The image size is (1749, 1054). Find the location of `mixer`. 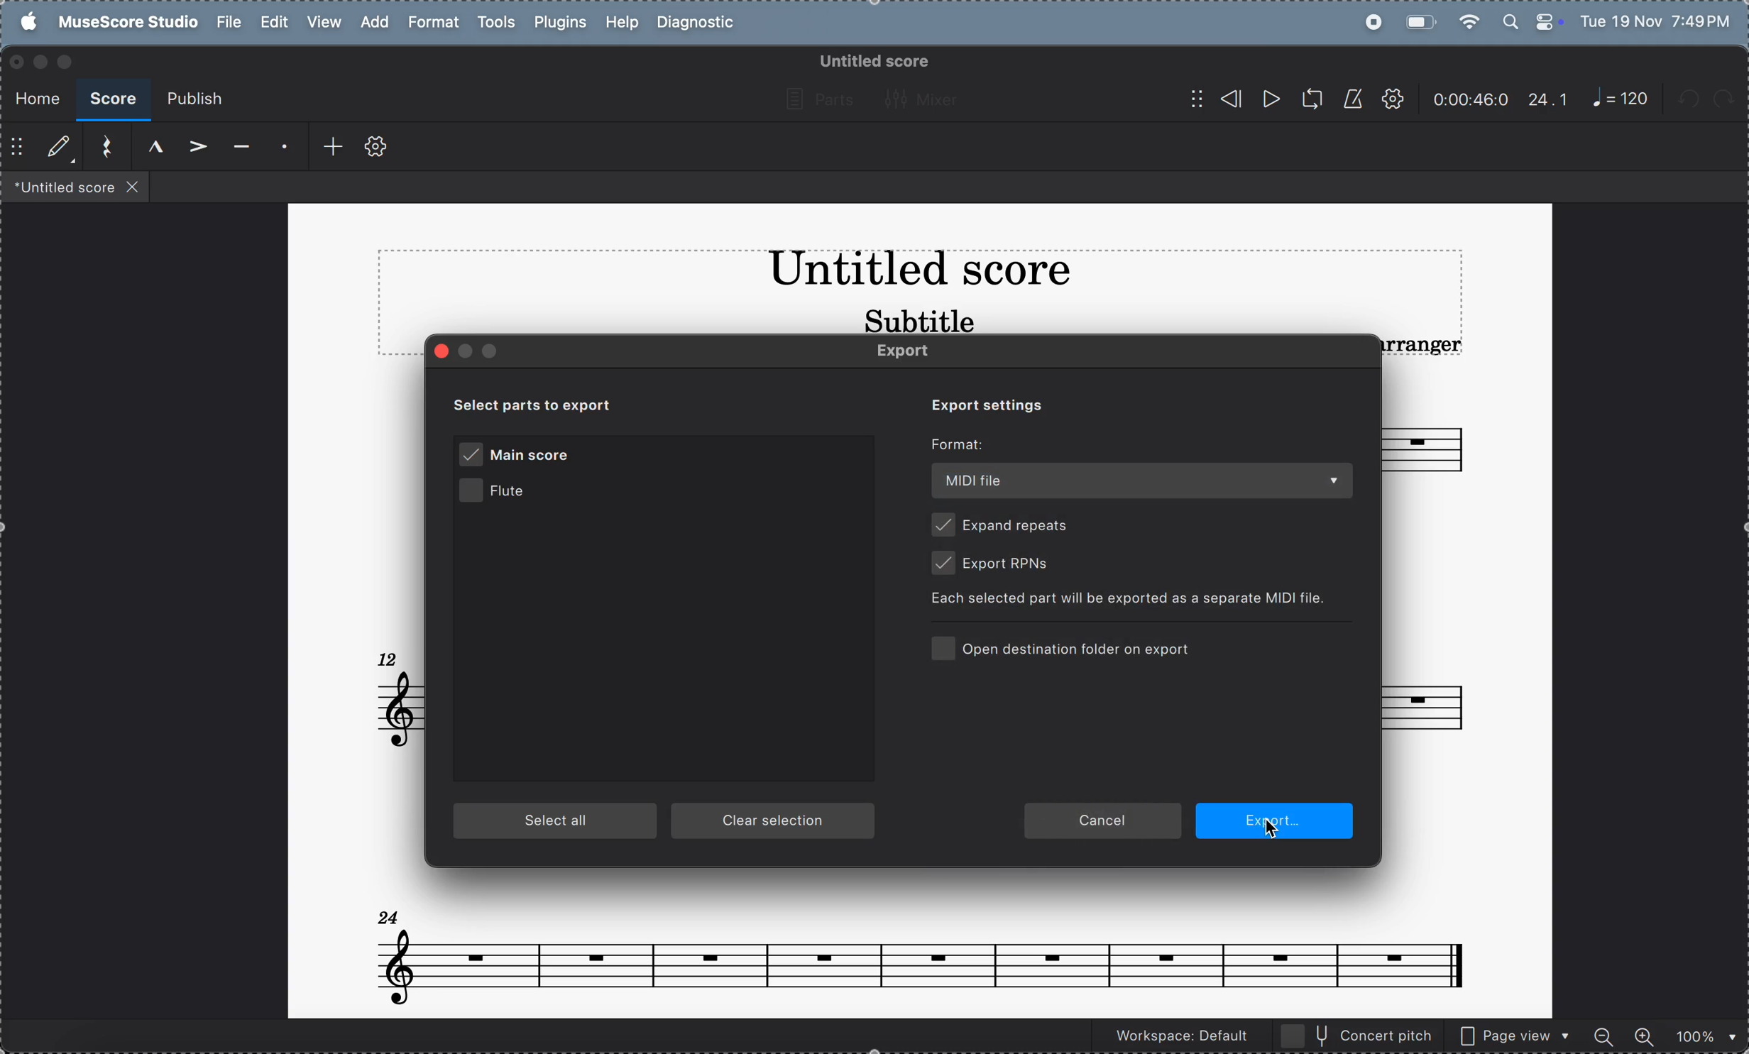

mixer is located at coordinates (926, 99).